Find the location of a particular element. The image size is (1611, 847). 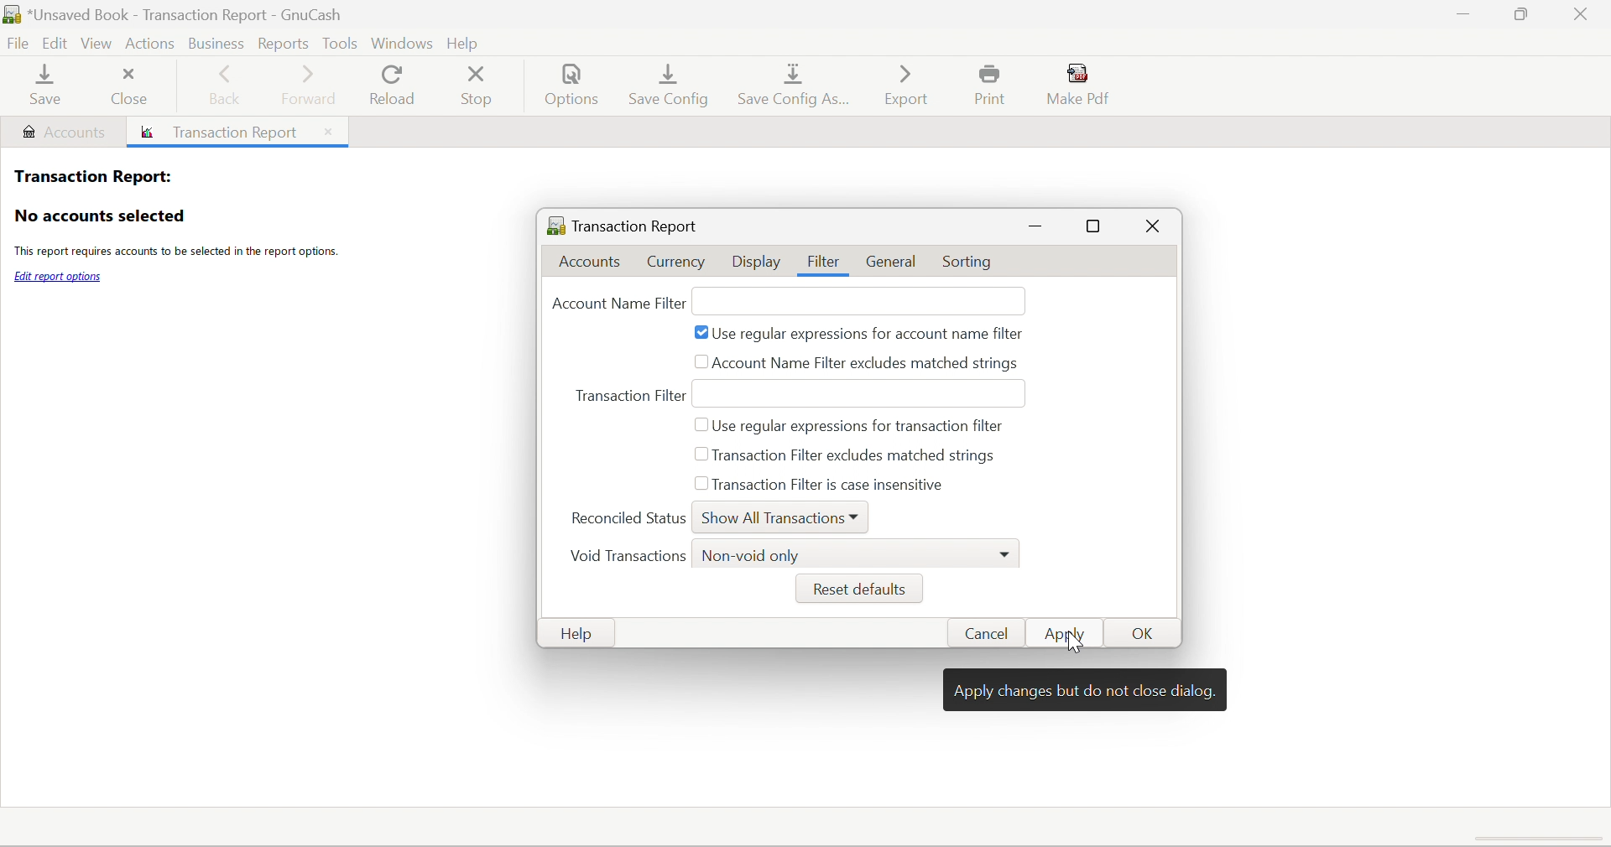

Business is located at coordinates (214, 42).